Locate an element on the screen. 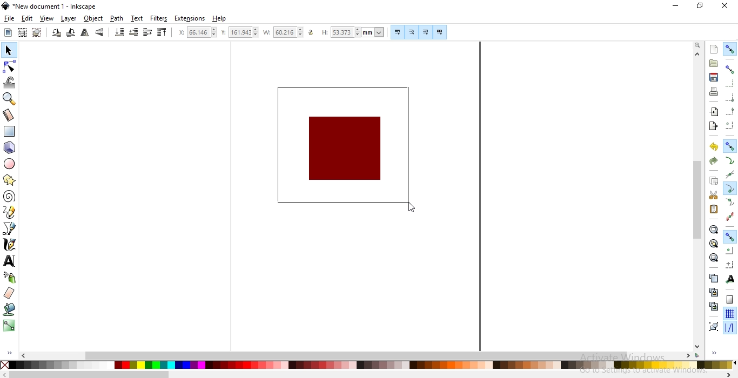 Image resolution: width=738 pixels, height=378 pixels. file is located at coordinates (10, 19).